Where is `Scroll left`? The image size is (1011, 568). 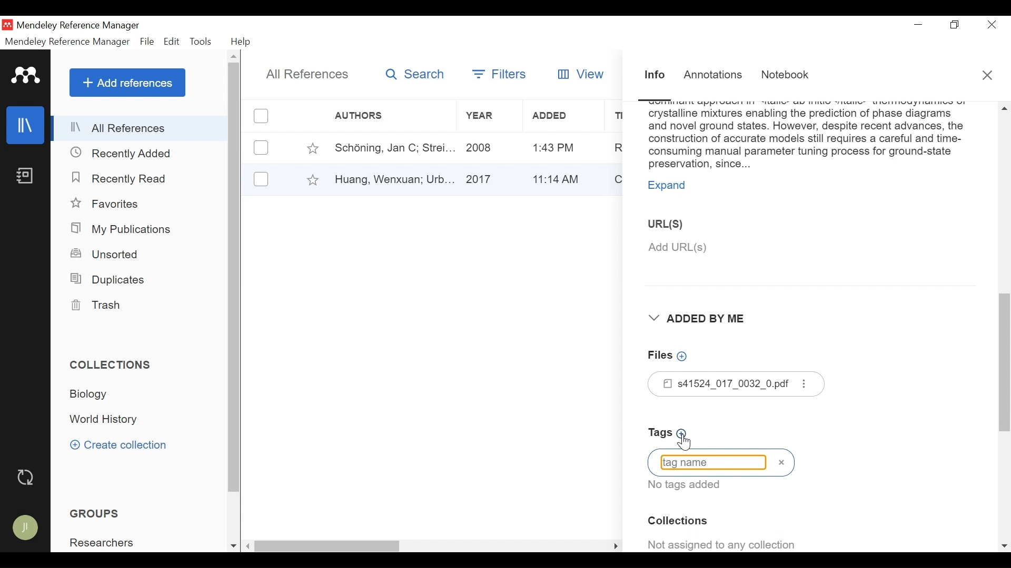
Scroll left is located at coordinates (249, 546).